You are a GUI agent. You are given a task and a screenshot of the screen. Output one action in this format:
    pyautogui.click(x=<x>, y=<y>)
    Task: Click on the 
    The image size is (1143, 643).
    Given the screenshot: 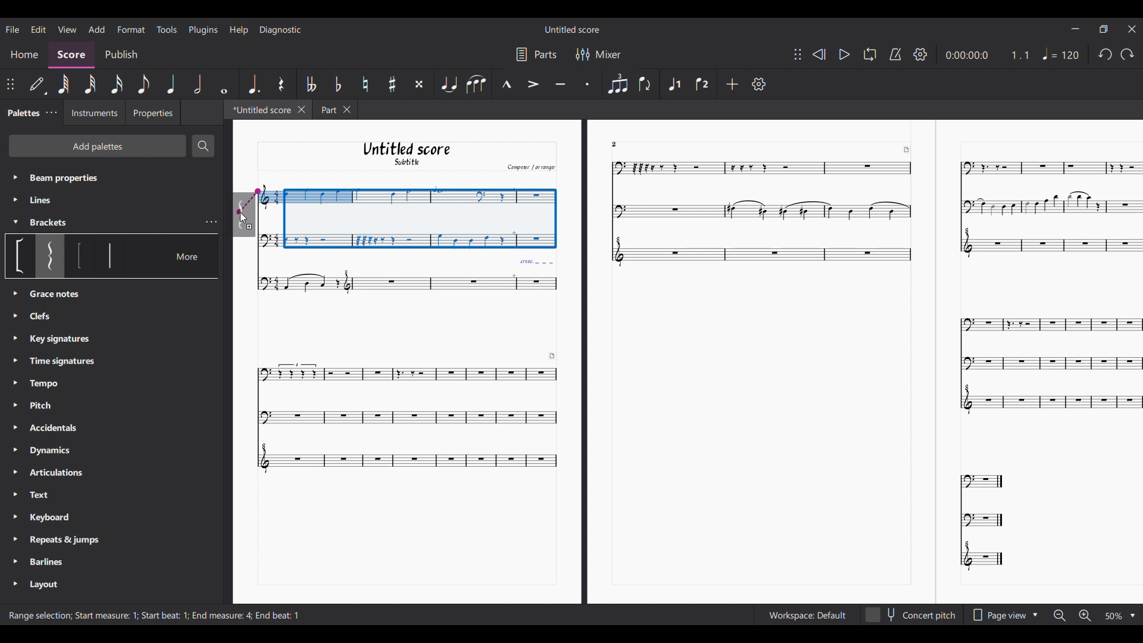 What is the action you would take?
    pyautogui.click(x=13, y=381)
    